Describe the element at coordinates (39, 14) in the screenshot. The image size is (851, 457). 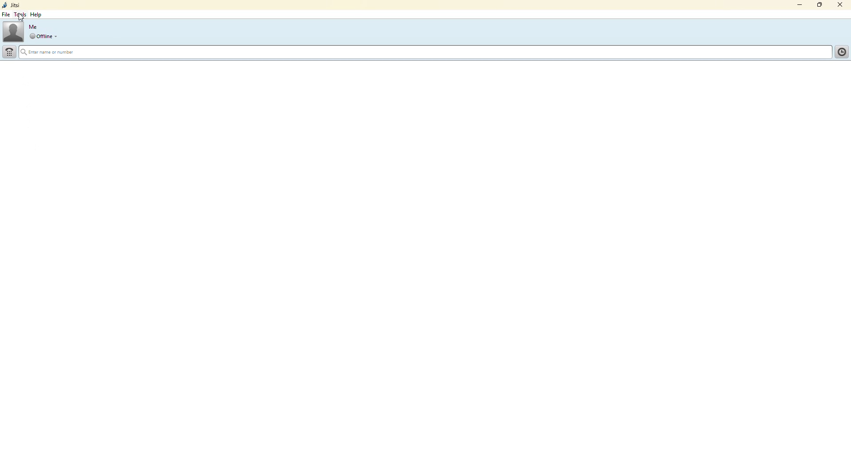
I see `help` at that location.